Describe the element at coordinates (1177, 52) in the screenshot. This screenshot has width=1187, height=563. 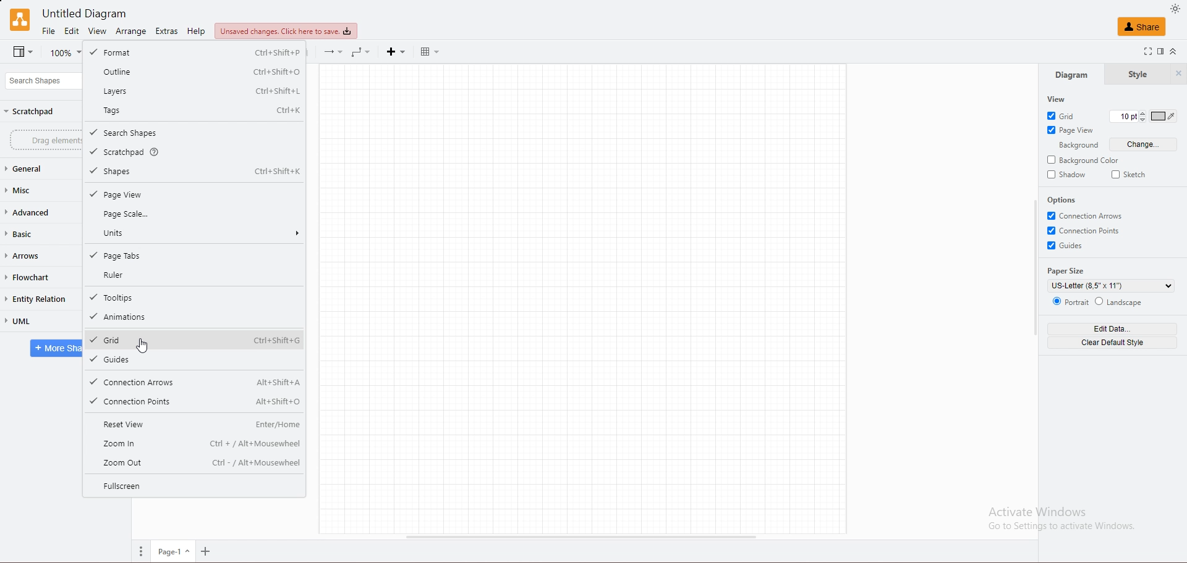
I see `collapse` at that location.